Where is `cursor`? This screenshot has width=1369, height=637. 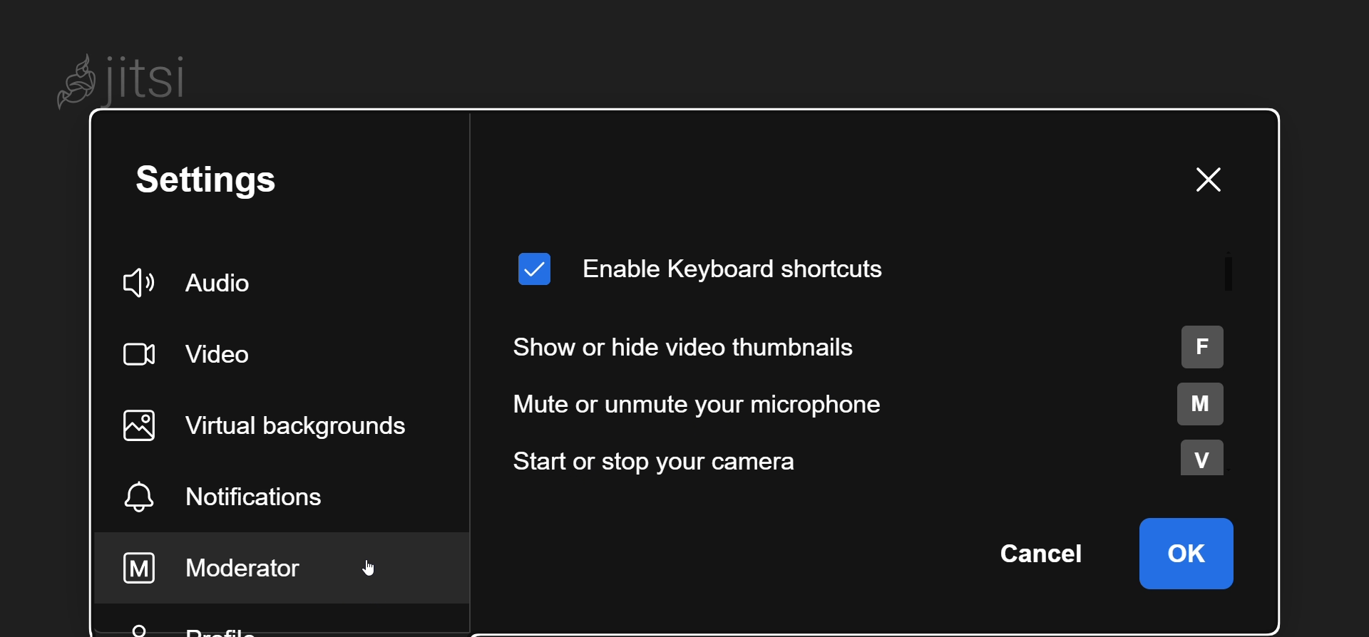
cursor is located at coordinates (371, 571).